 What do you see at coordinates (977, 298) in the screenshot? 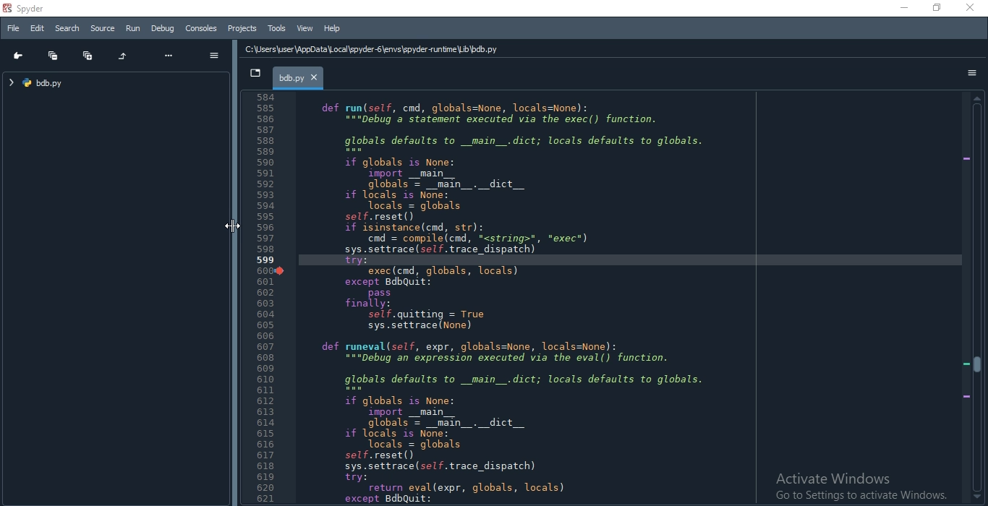
I see `scroll bar` at bounding box center [977, 298].